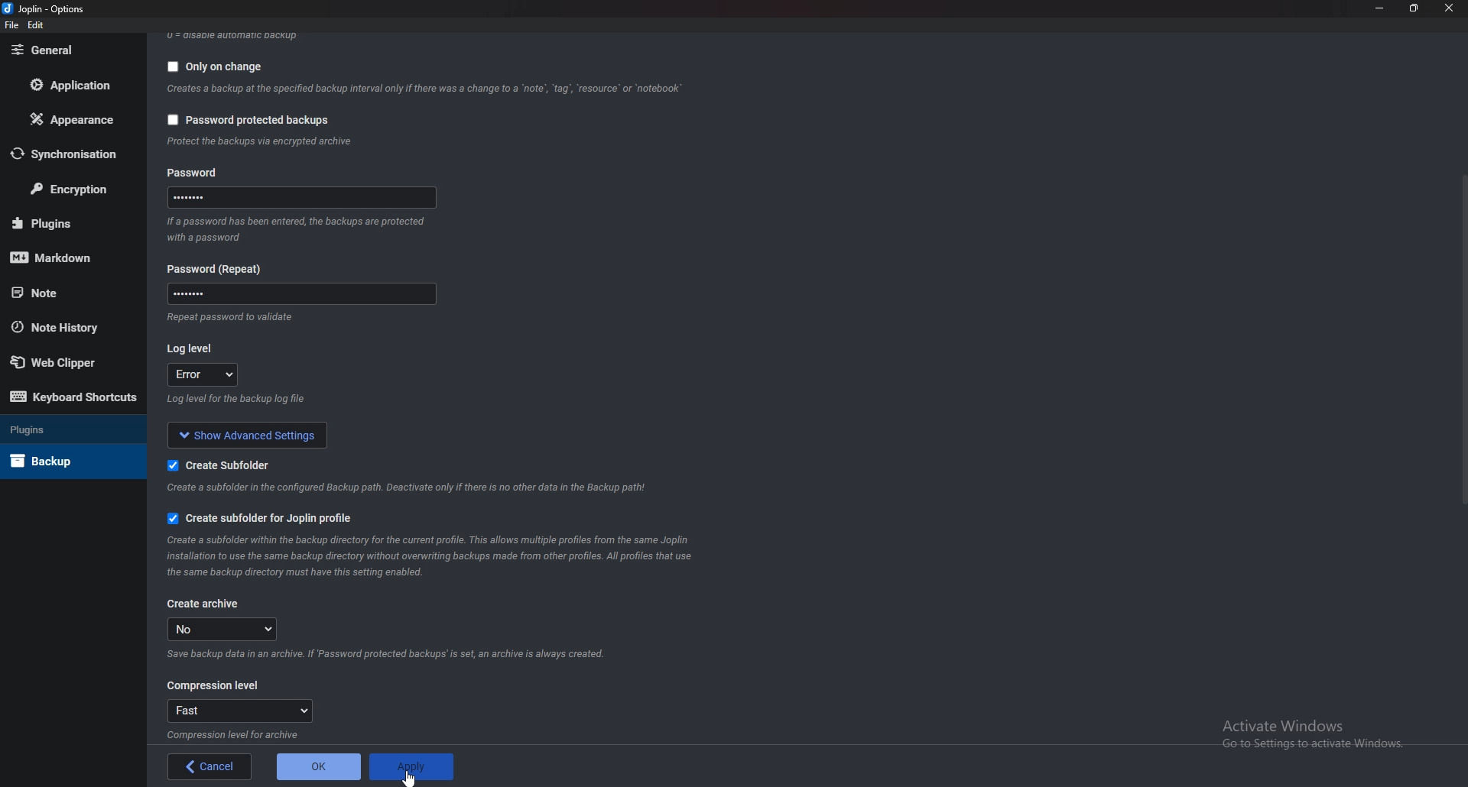 This screenshot has width=1468, height=787. I want to click on Encryption, so click(75, 188).